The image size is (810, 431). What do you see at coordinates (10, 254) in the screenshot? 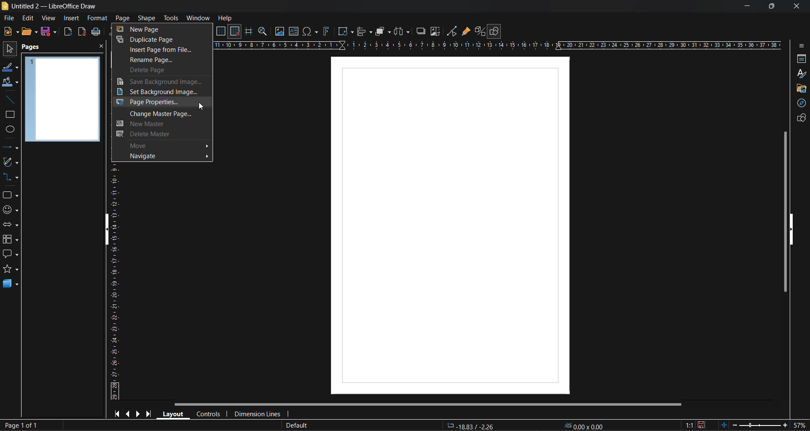
I see `callout shapes` at bounding box center [10, 254].